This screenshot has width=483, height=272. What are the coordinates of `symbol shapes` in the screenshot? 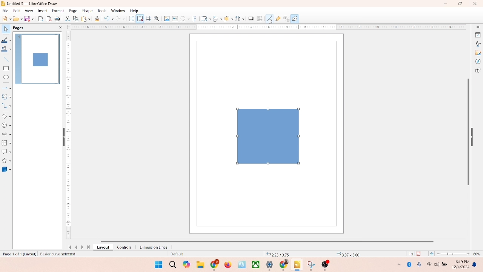 It's located at (6, 125).